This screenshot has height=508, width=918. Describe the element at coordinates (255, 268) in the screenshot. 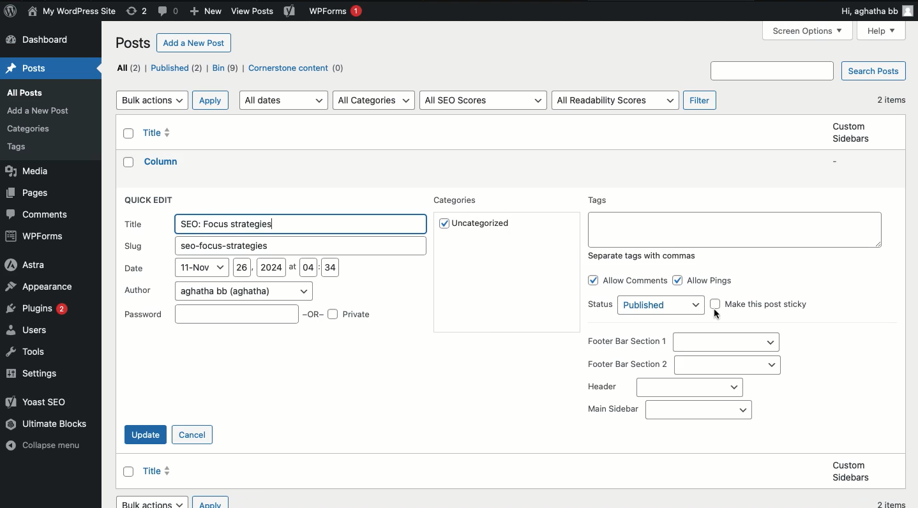

I see `Date` at that location.